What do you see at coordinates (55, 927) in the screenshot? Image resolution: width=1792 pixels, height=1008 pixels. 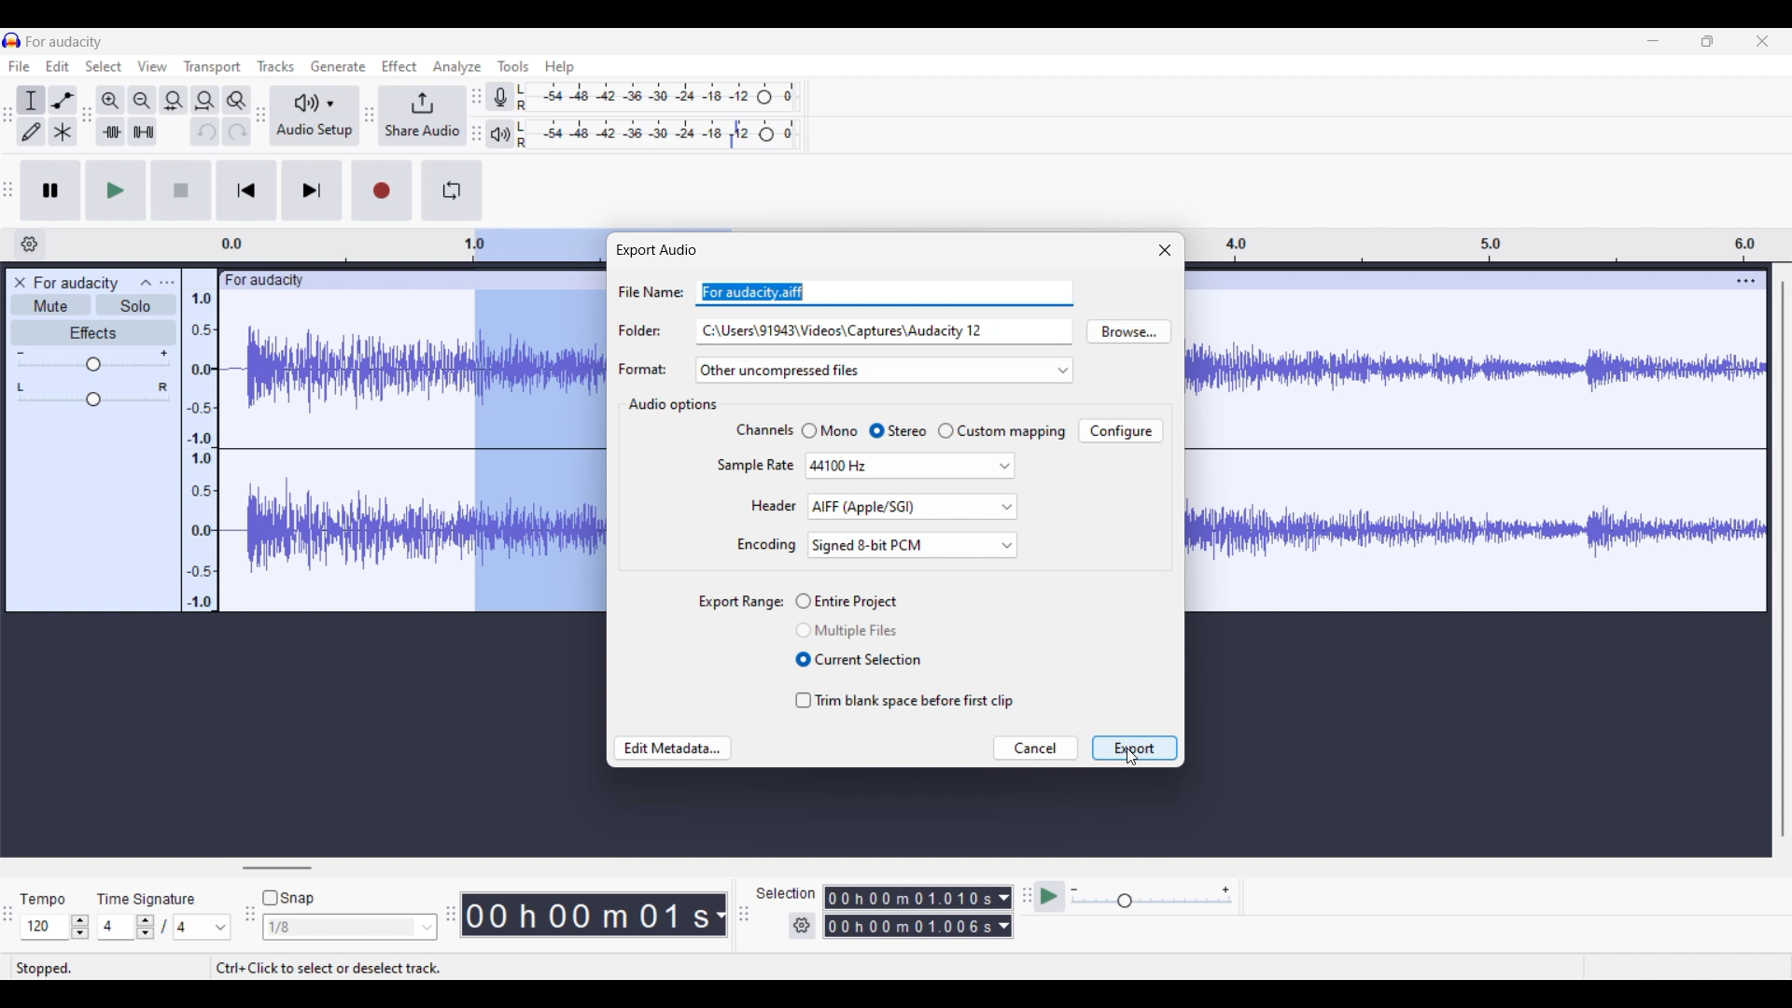 I see `Tempo settings` at bounding box center [55, 927].